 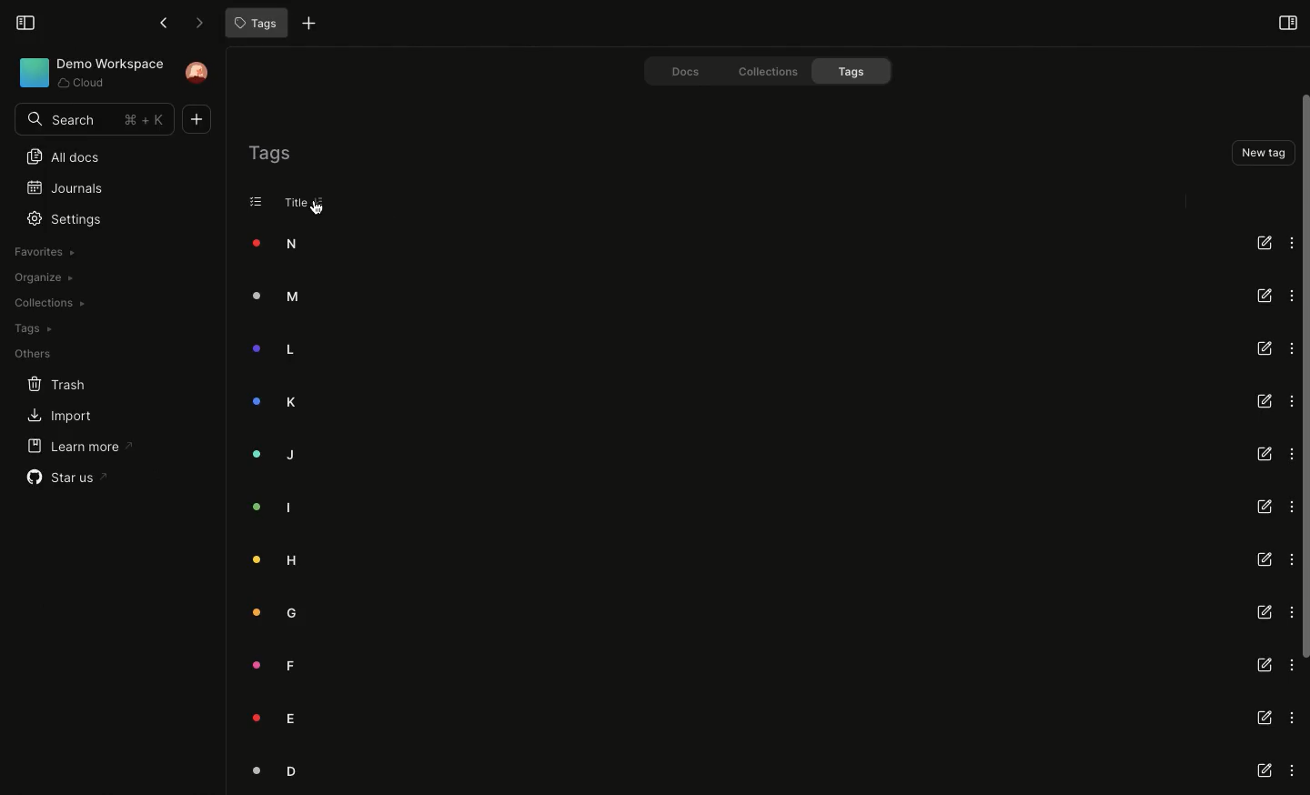 I want to click on Collapse sidebar, so click(x=25, y=22).